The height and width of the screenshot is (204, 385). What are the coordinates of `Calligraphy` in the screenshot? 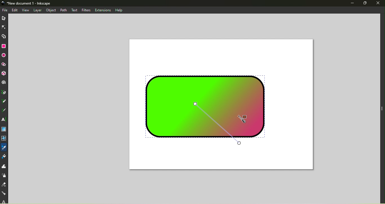 It's located at (5, 110).